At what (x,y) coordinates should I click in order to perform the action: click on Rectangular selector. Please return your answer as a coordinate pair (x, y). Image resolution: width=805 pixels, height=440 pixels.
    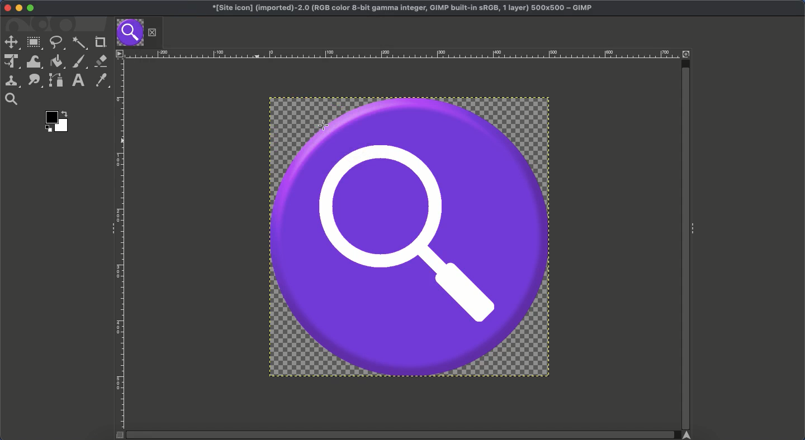
    Looking at the image, I should click on (34, 44).